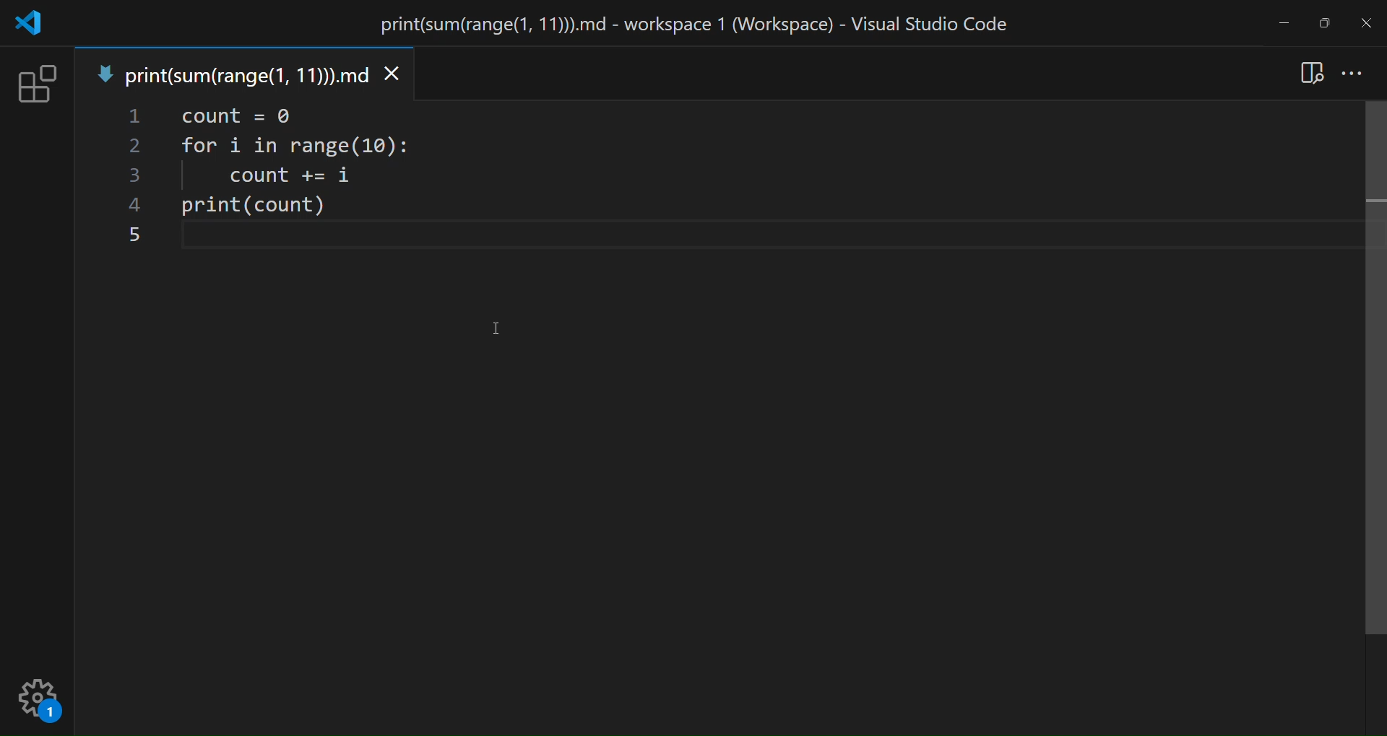 This screenshot has width=1387, height=736. I want to click on title, so click(685, 25).